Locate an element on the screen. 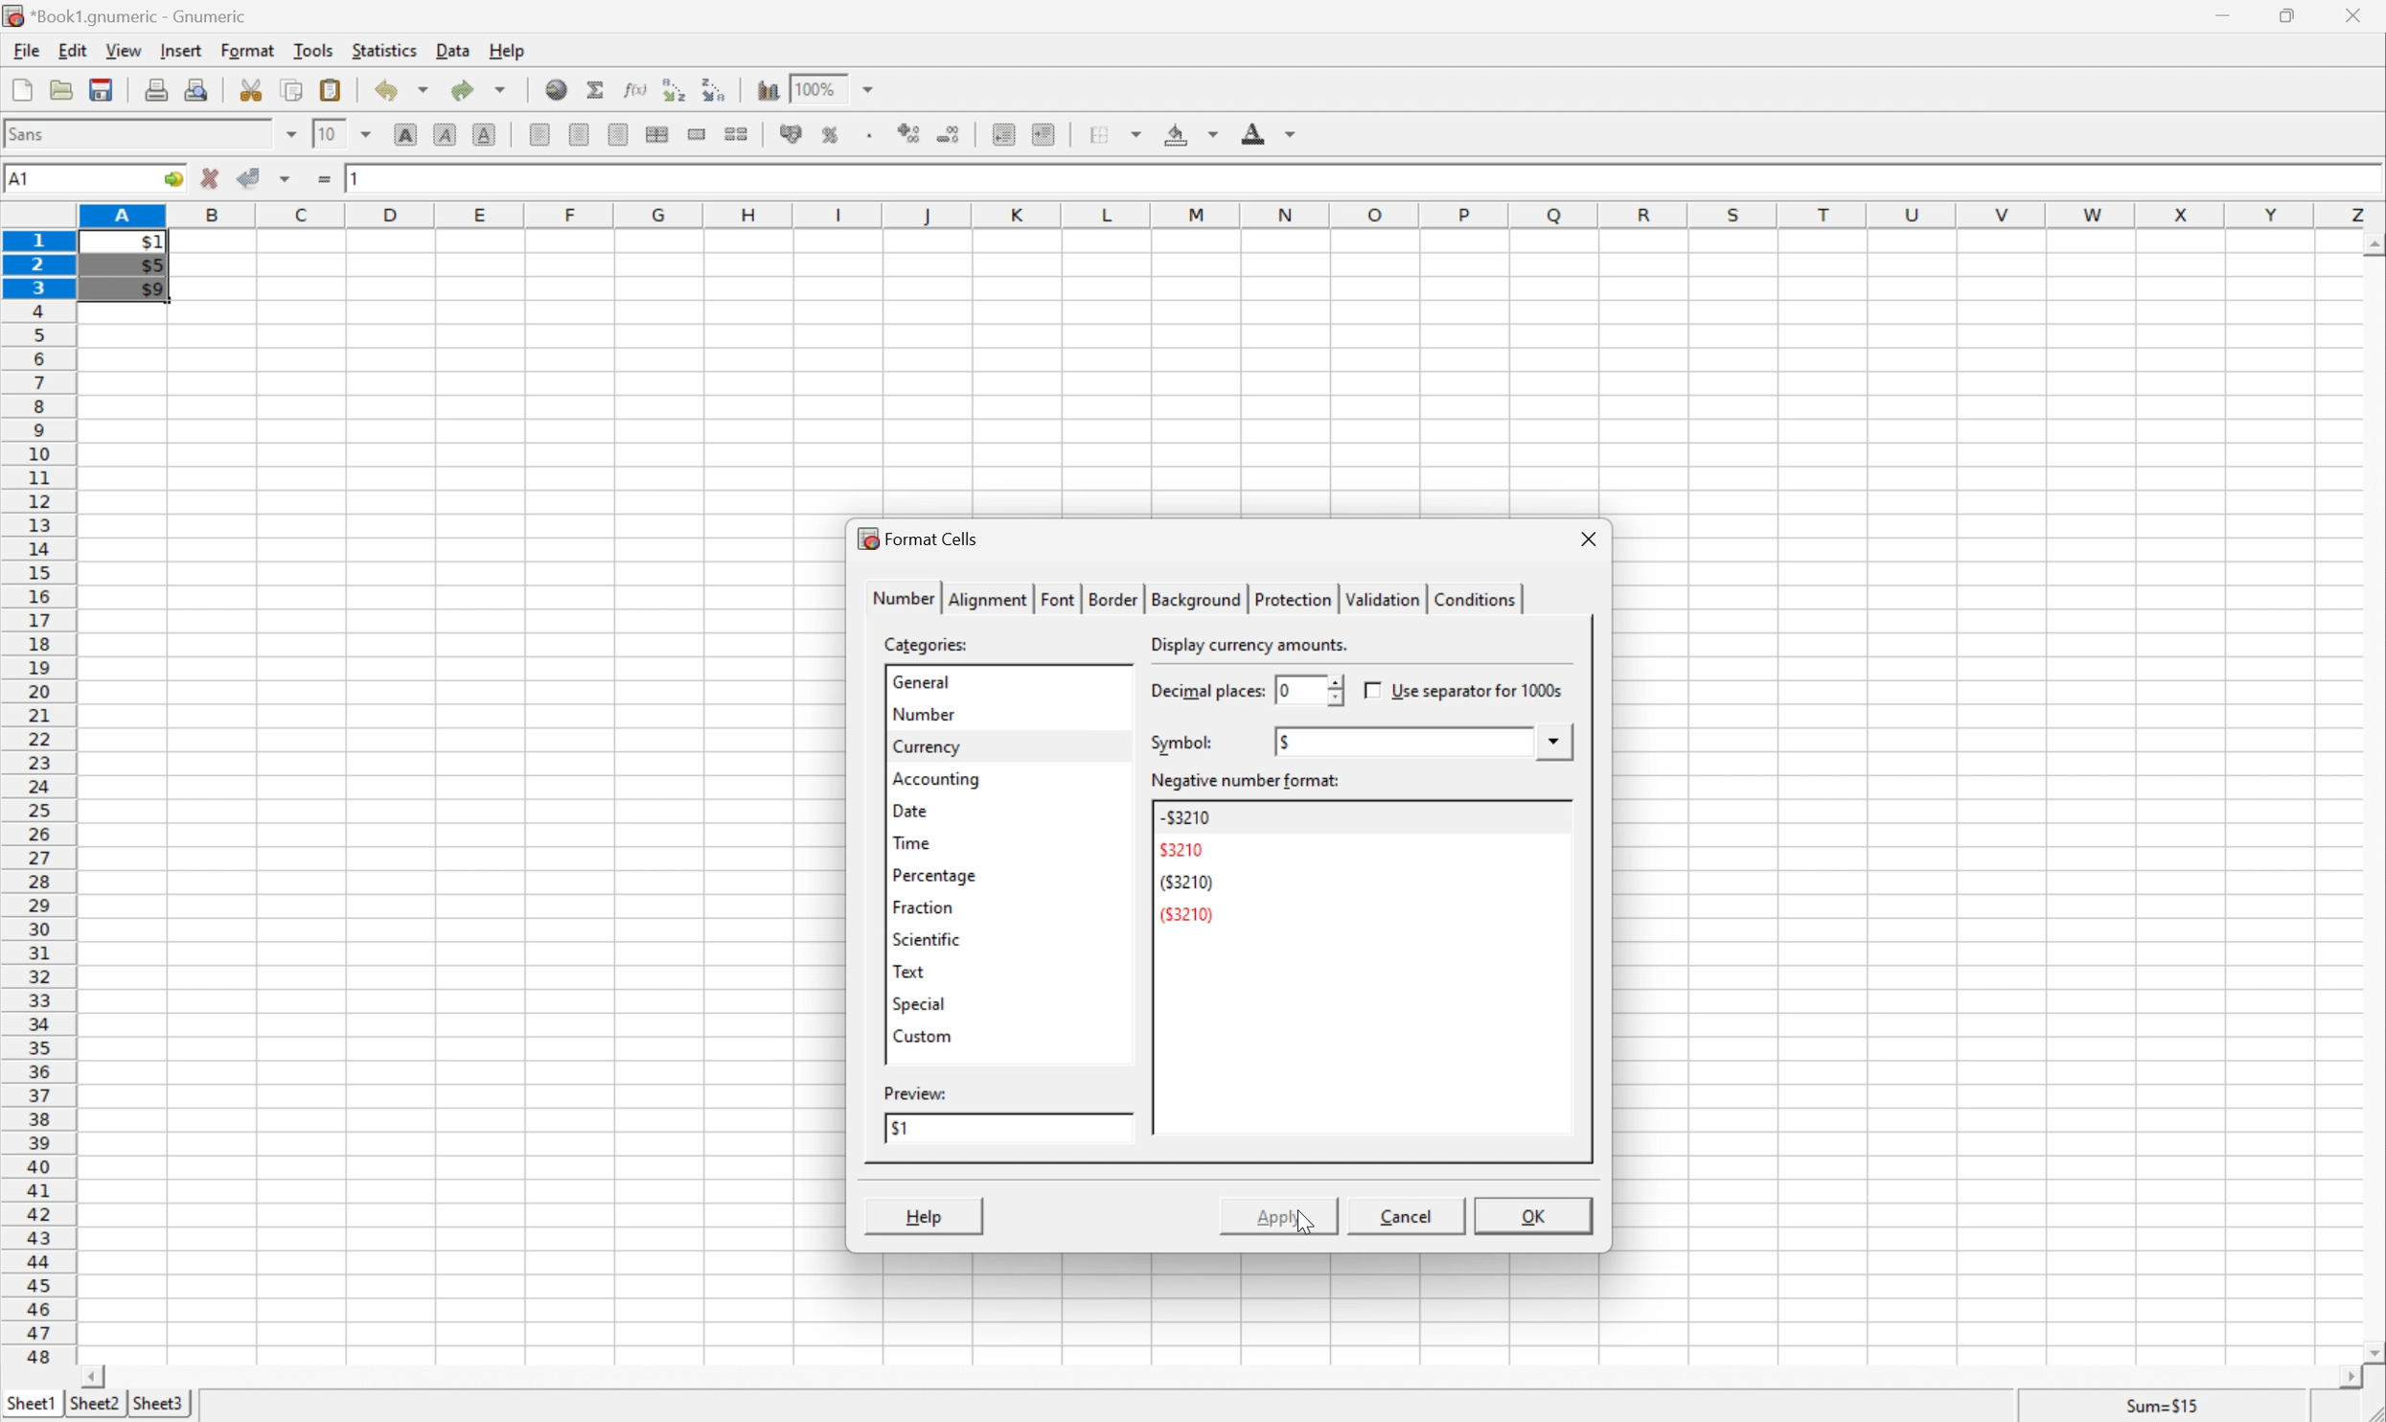  $9 is located at coordinates (150, 292).